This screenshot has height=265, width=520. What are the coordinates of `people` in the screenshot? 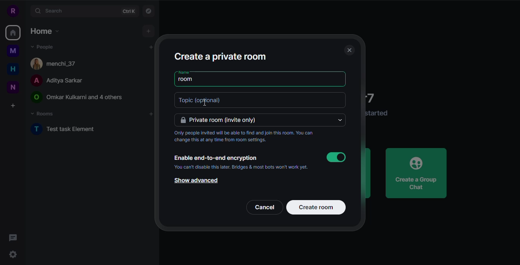 It's located at (57, 63).